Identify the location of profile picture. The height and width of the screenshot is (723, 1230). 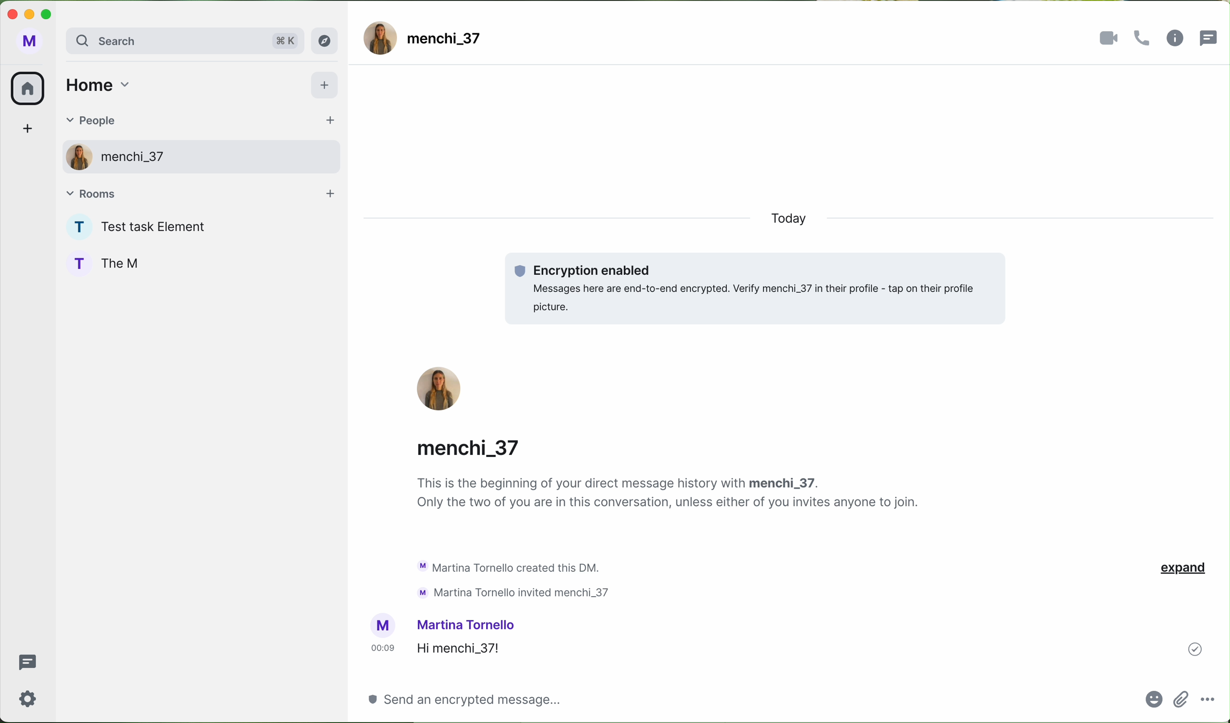
(440, 390).